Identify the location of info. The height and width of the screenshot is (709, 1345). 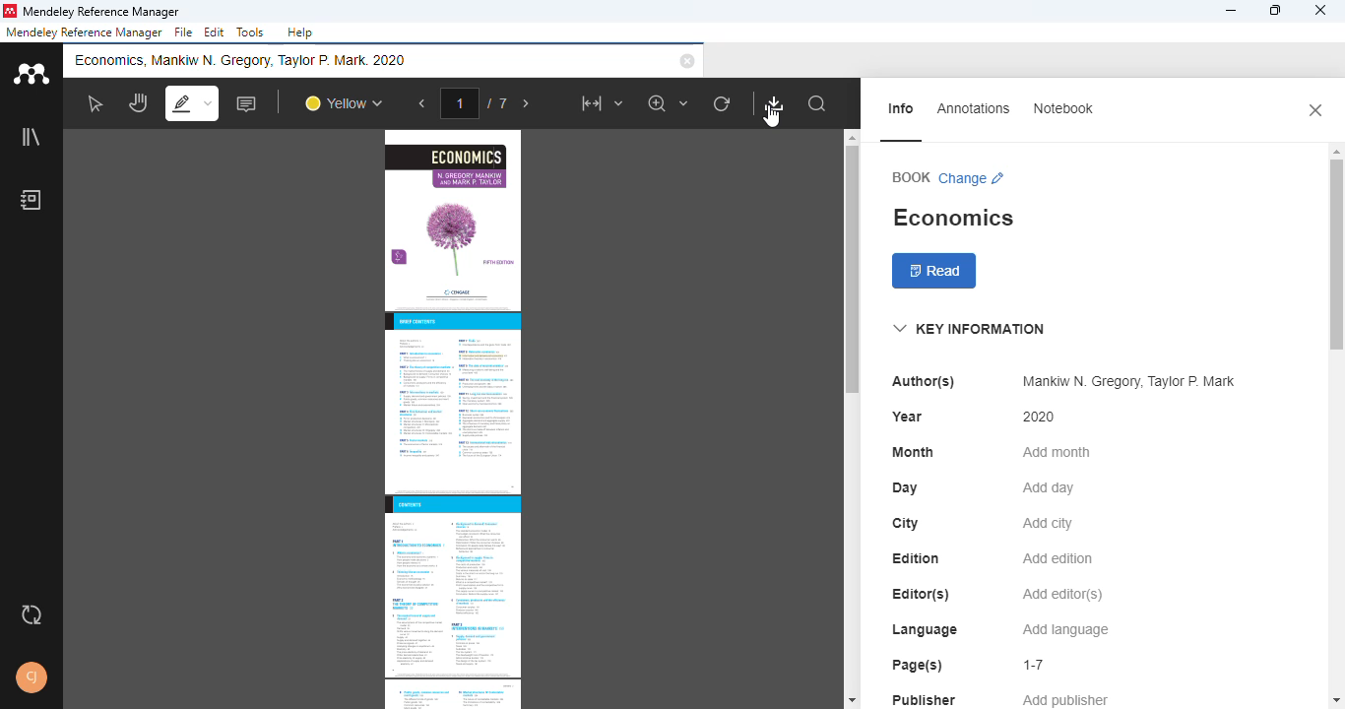
(903, 108).